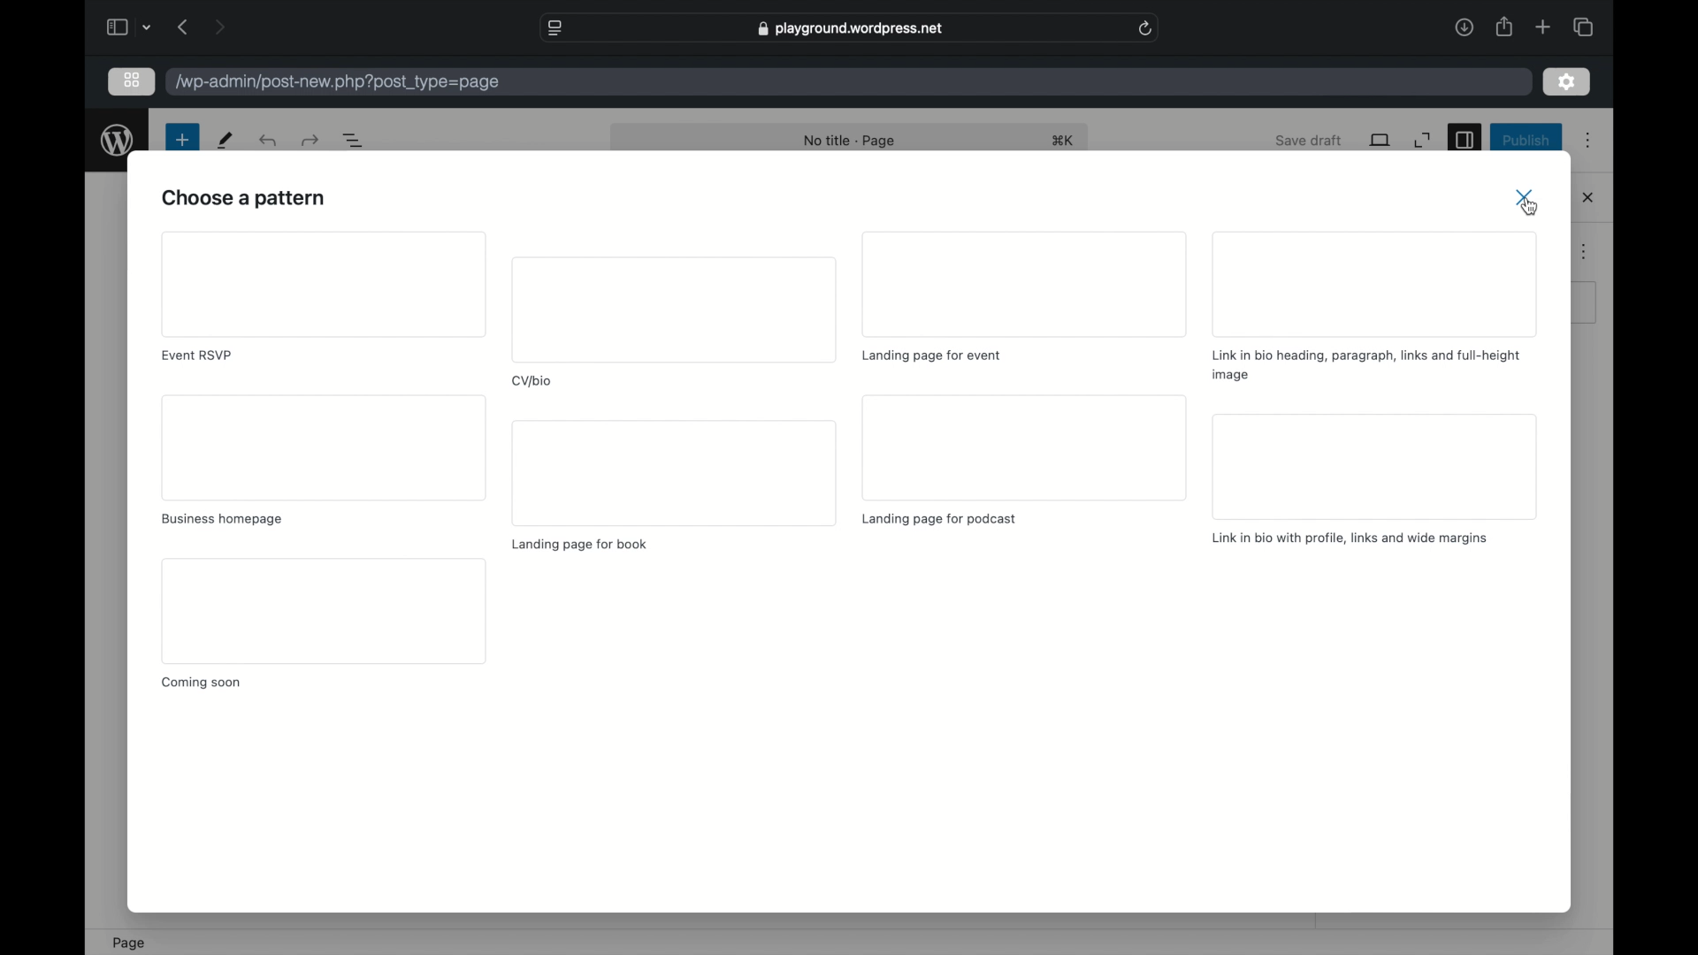 This screenshot has height=955, width=1698. Describe the element at coordinates (851, 141) in the screenshot. I see `no title - page` at that location.